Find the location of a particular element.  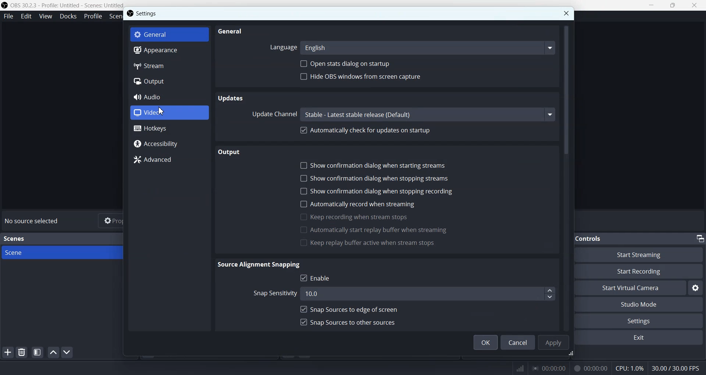

increase is located at coordinates (549, 290).